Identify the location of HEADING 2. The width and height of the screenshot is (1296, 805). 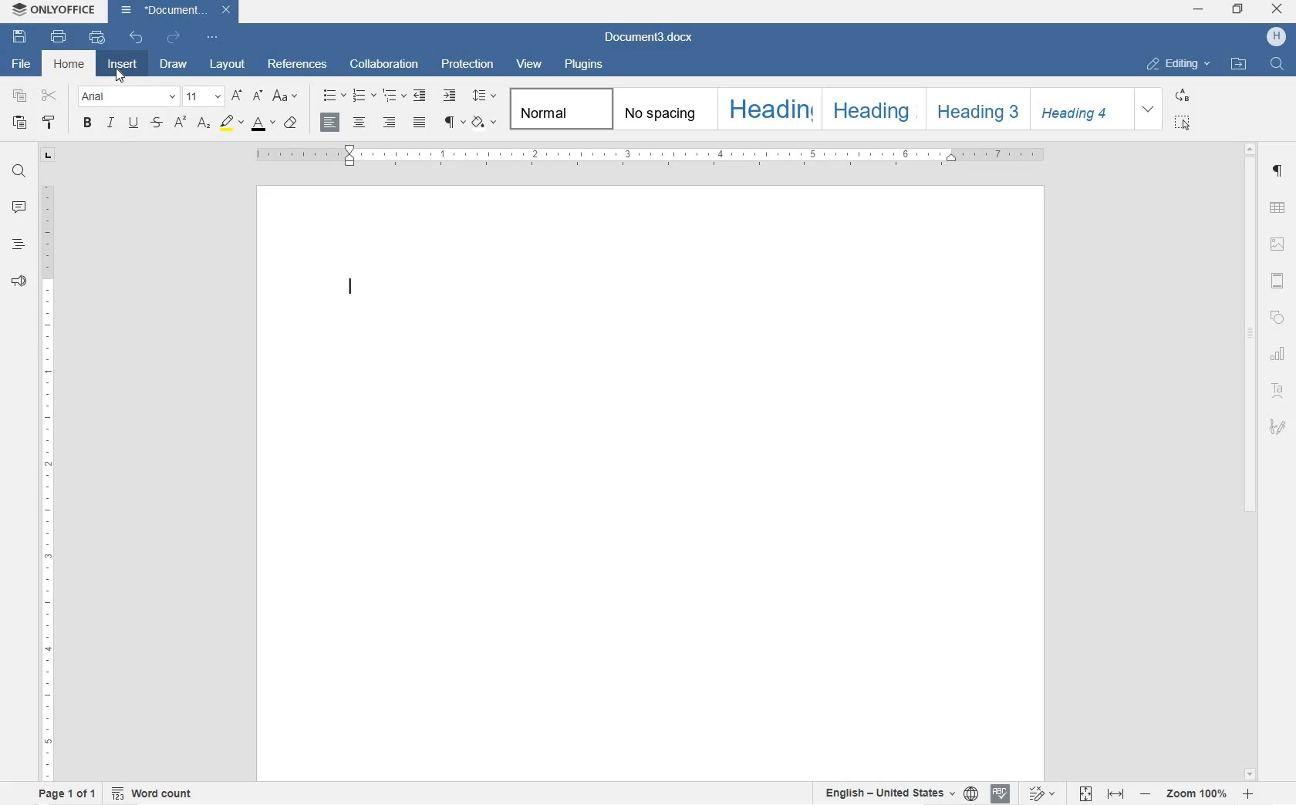
(872, 109).